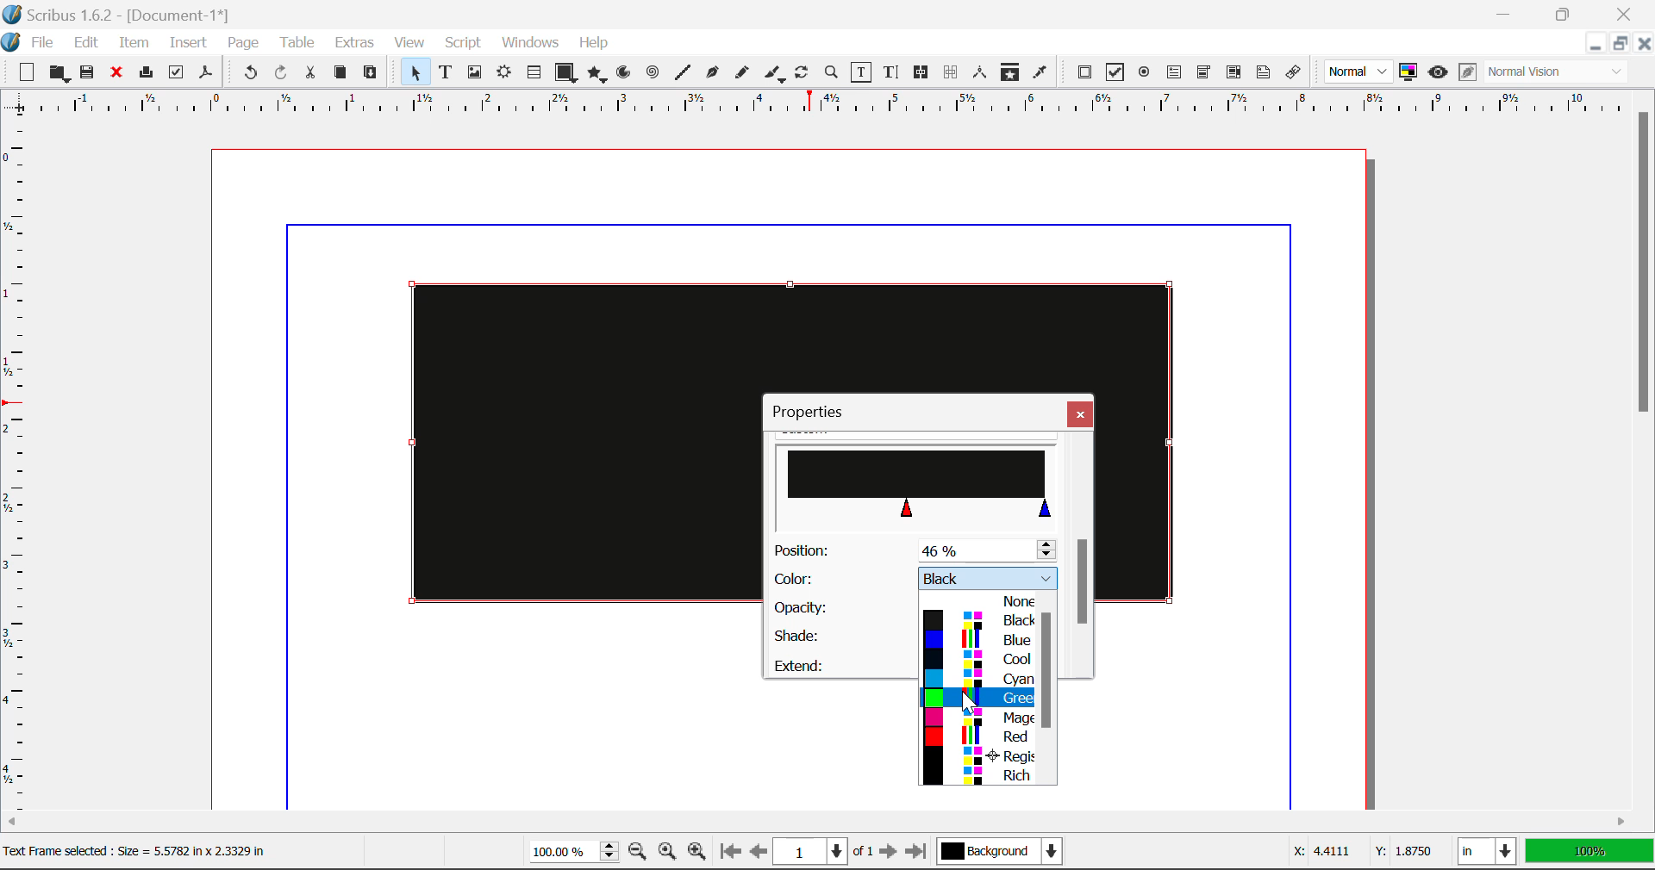  What do you see at coordinates (817, 412) in the screenshot?
I see `Properties` at bounding box center [817, 412].